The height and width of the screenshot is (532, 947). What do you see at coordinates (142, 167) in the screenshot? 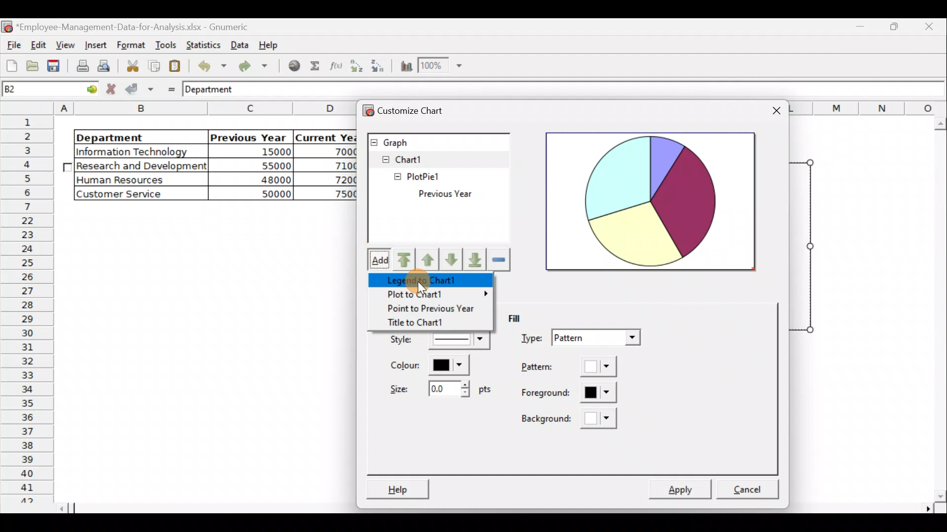
I see `Research and Development` at bounding box center [142, 167].